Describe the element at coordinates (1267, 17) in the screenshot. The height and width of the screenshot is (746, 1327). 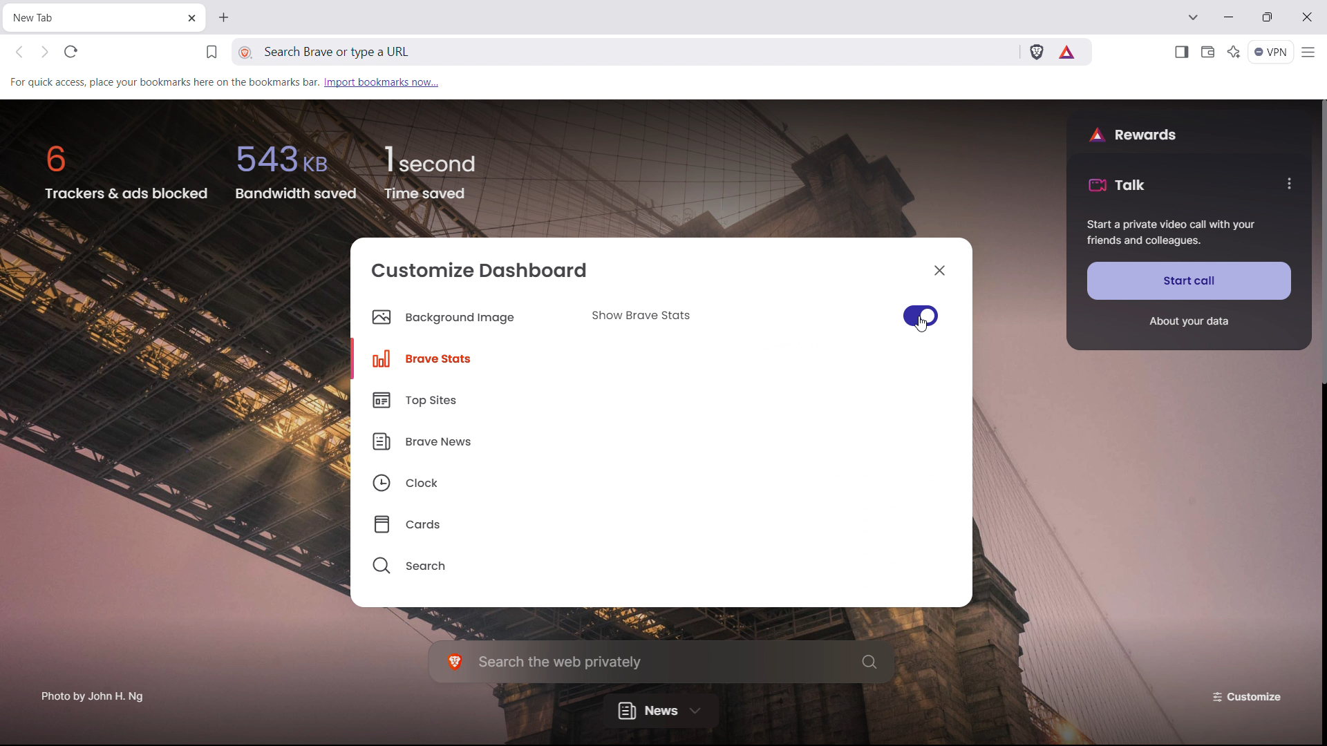
I see `maximize` at that location.